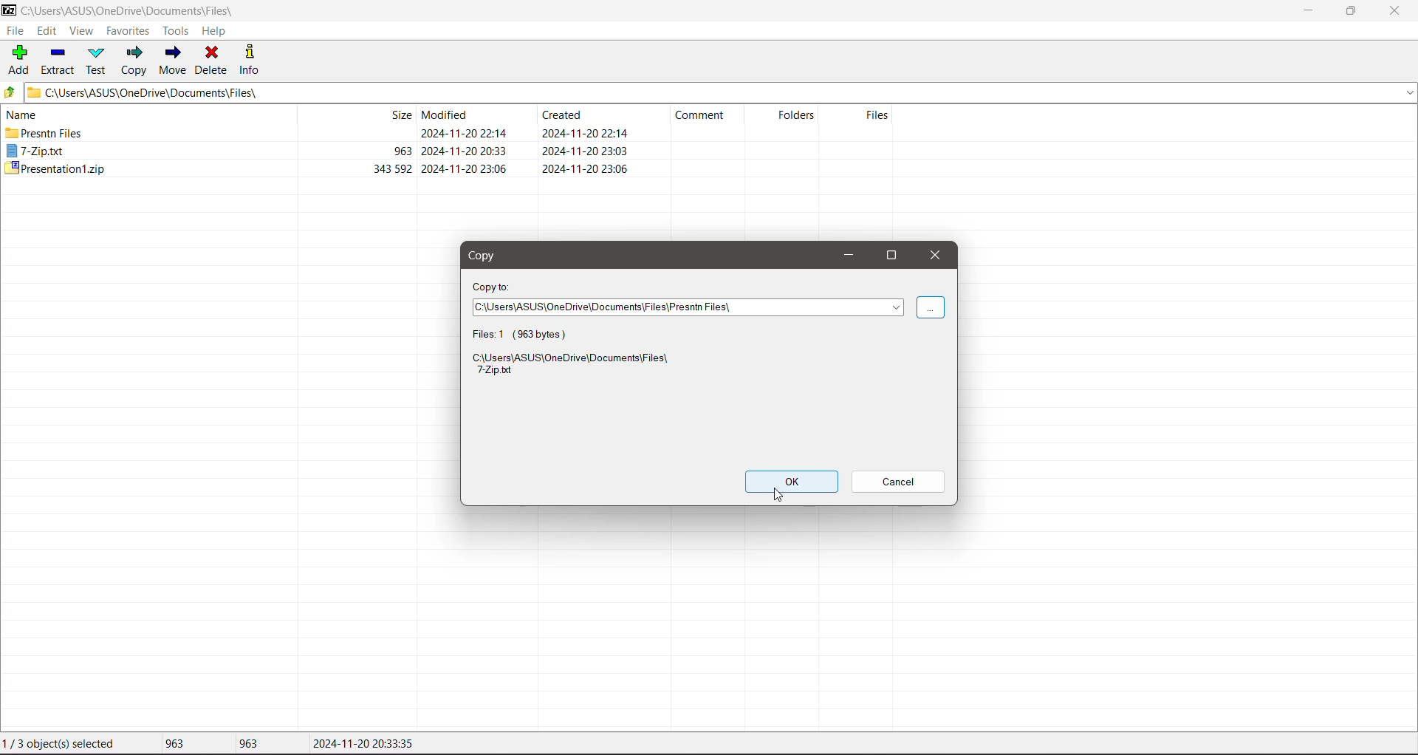  I want to click on Delete, so click(213, 59).